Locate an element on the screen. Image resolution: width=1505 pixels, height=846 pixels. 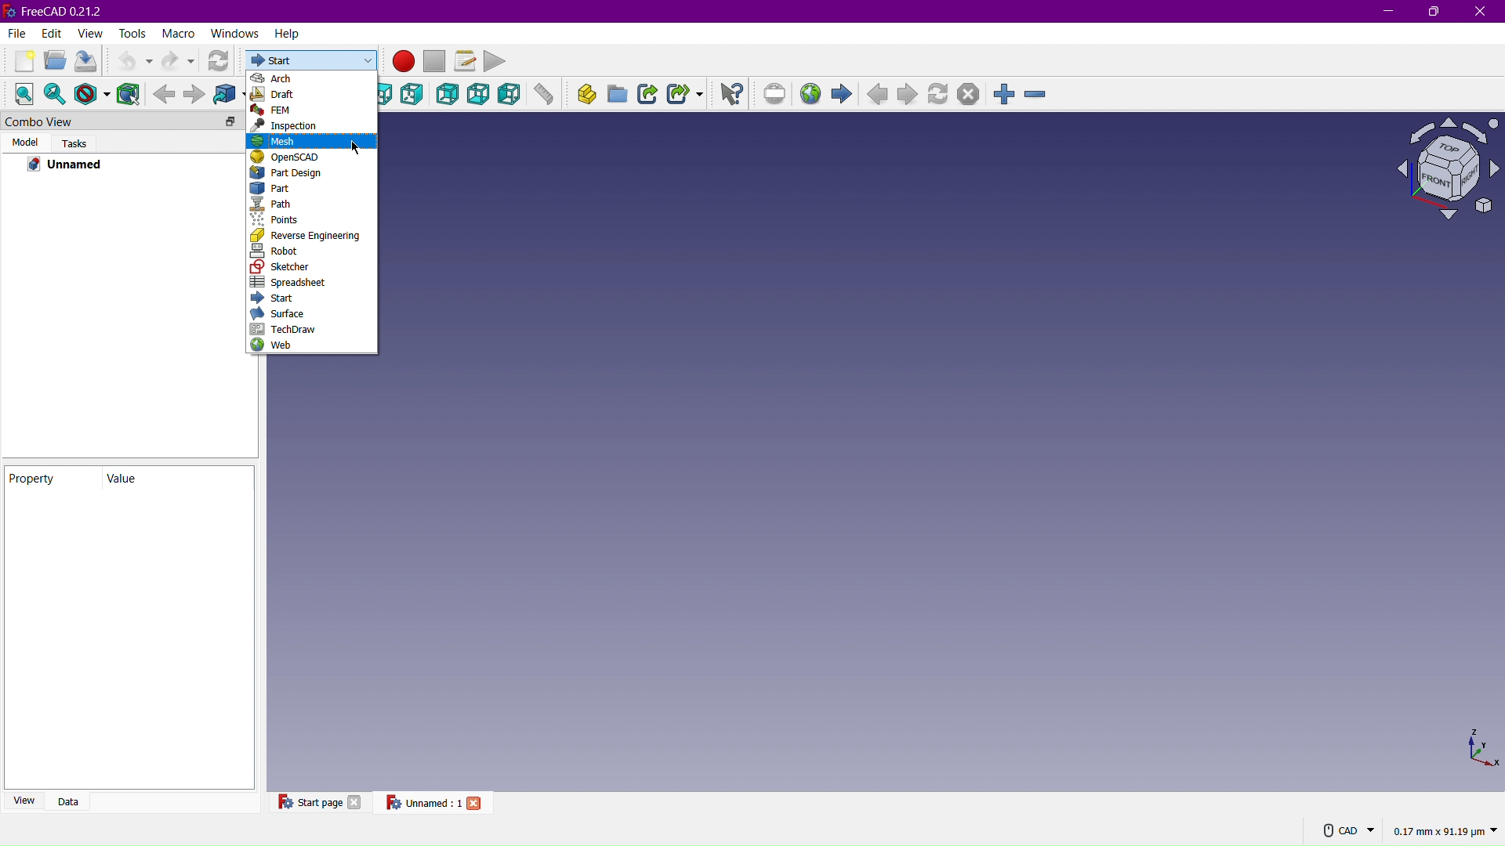
Go to linked object is located at coordinates (230, 93).